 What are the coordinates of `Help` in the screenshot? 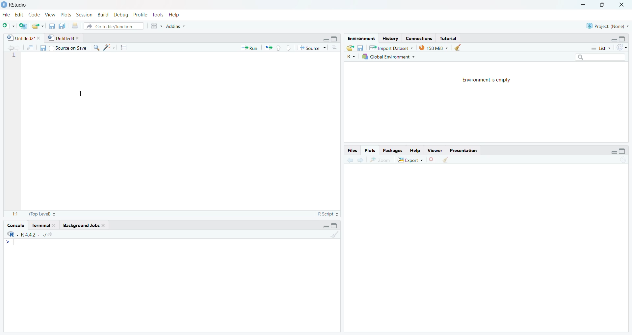 It's located at (415, 149).